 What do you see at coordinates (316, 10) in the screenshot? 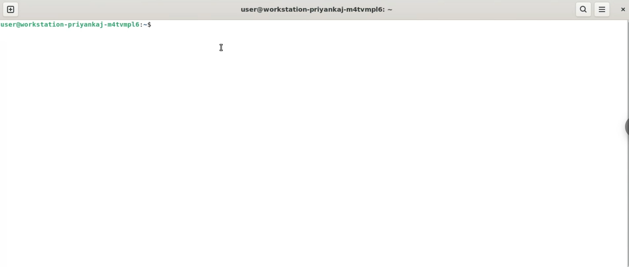
I see `user@workstation-priyankaj-m4tvmpl6: ~` at bounding box center [316, 10].